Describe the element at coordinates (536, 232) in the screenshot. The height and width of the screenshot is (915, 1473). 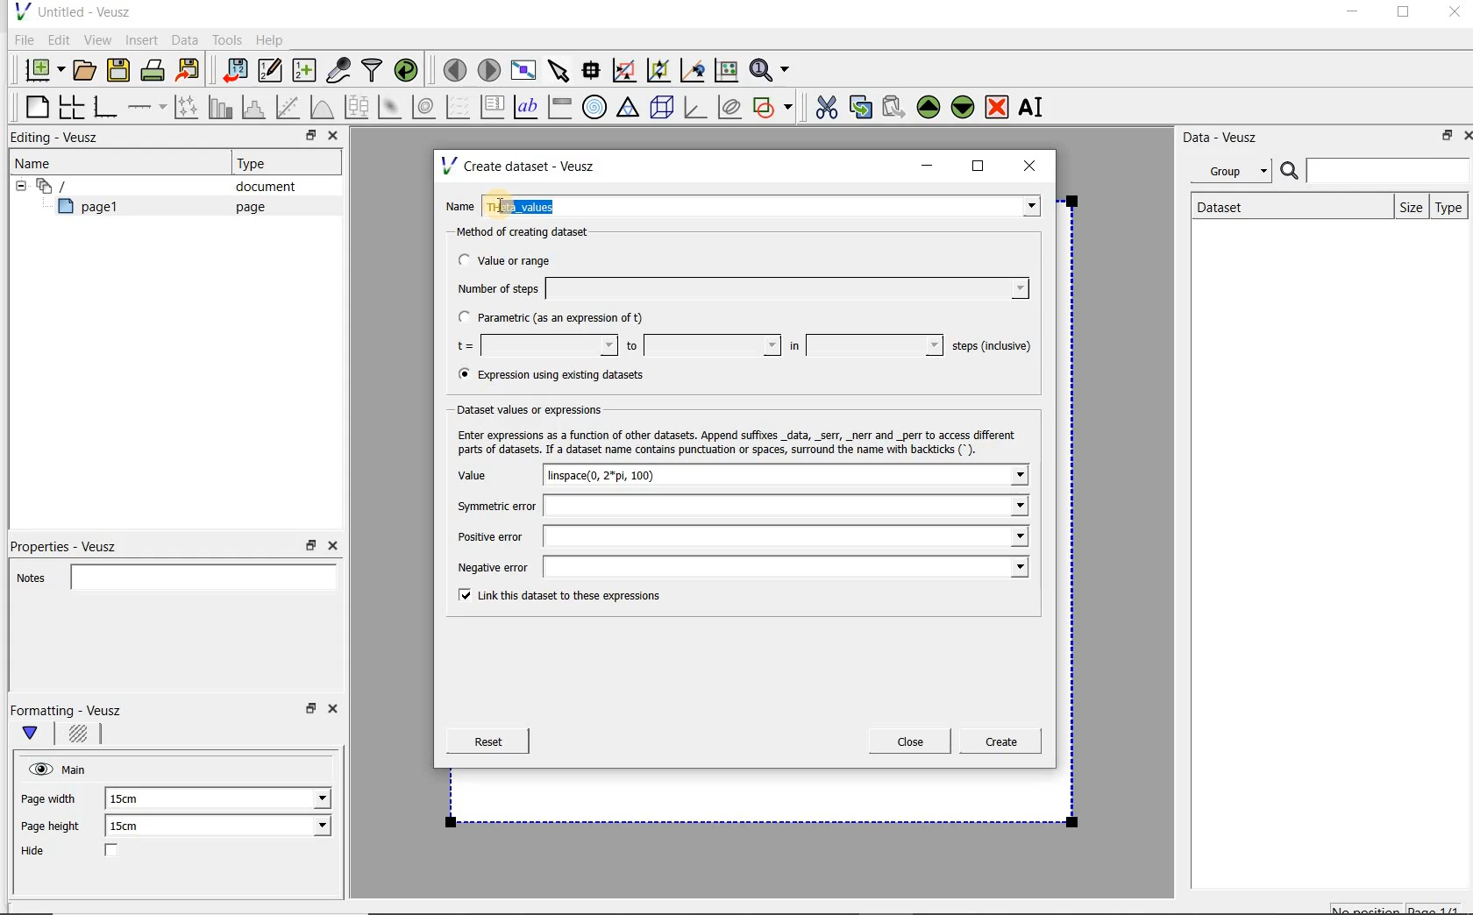
I see `Method of creating dataset:` at that location.